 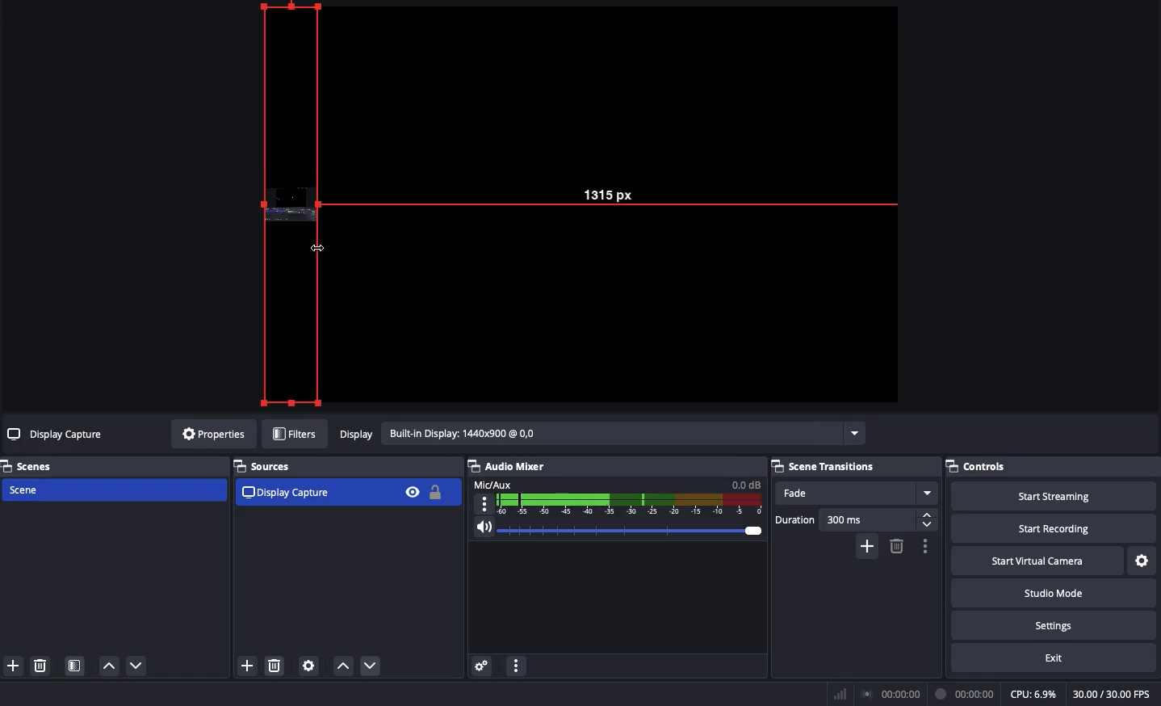 What do you see at coordinates (615, 496) in the screenshot?
I see `Mic/Aux` at bounding box center [615, 496].